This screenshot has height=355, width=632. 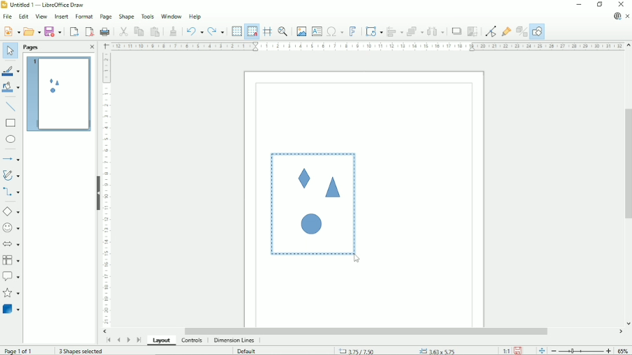 What do you see at coordinates (374, 32) in the screenshot?
I see `Transformations` at bounding box center [374, 32].